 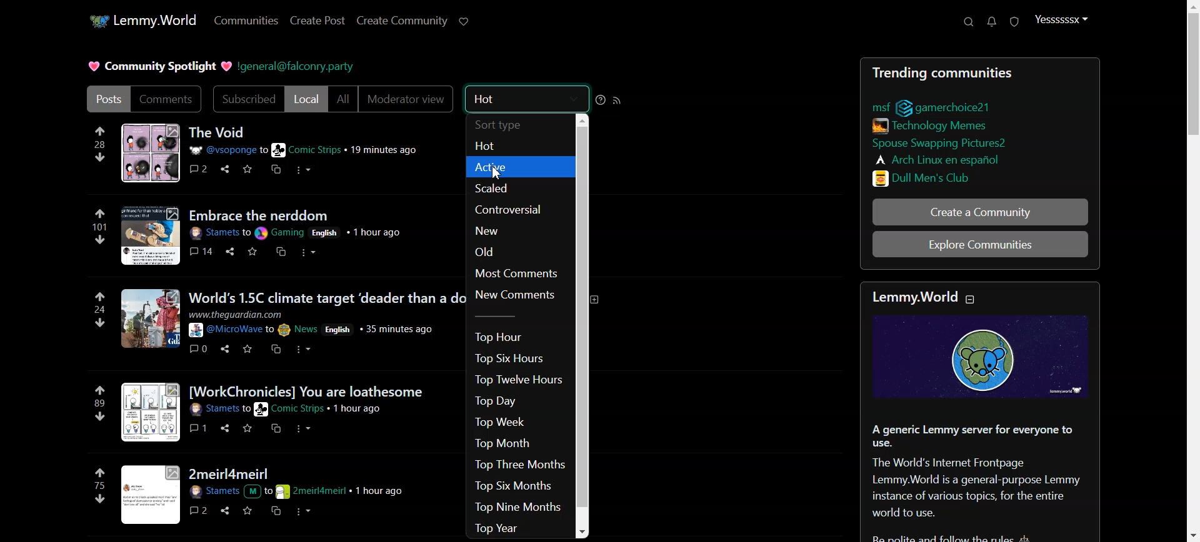 What do you see at coordinates (101, 486) in the screenshot?
I see `75` at bounding box center [101, 486].